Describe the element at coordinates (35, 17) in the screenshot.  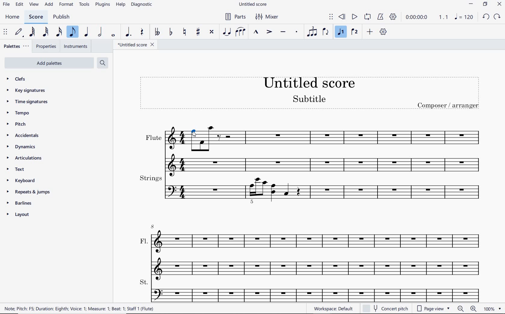
I see `score` at that location.